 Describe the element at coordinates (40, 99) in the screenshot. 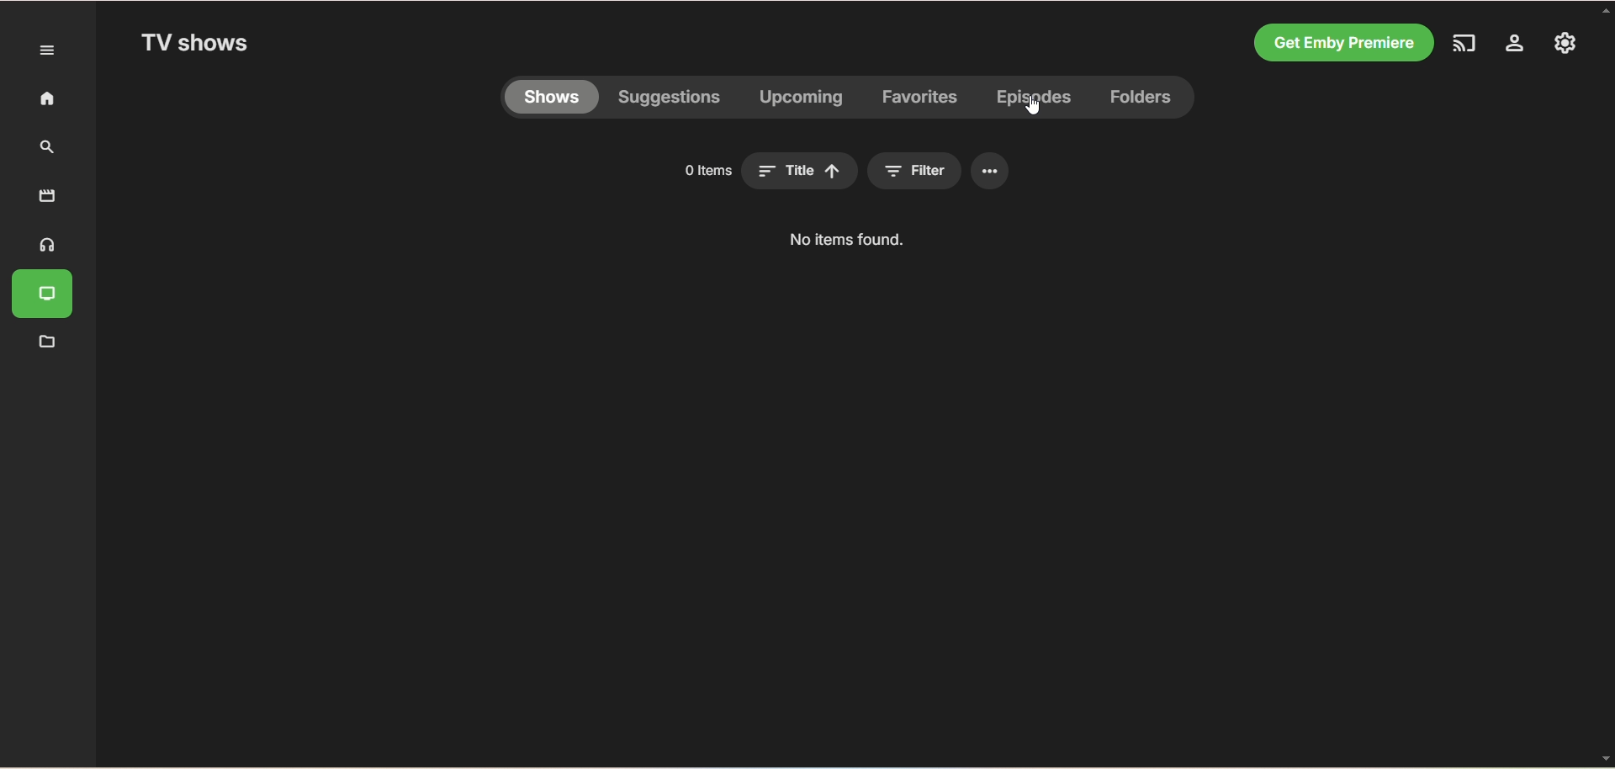

I see `home` at that location.